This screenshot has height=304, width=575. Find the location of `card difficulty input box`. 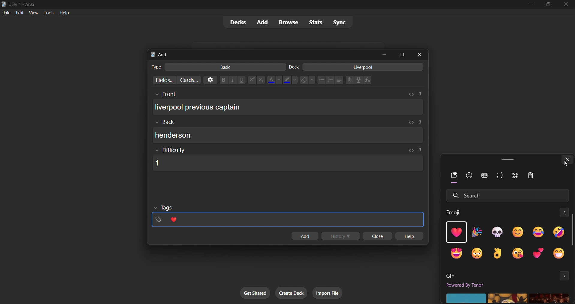

card difficulty input box is located at coordinates (286, 159).